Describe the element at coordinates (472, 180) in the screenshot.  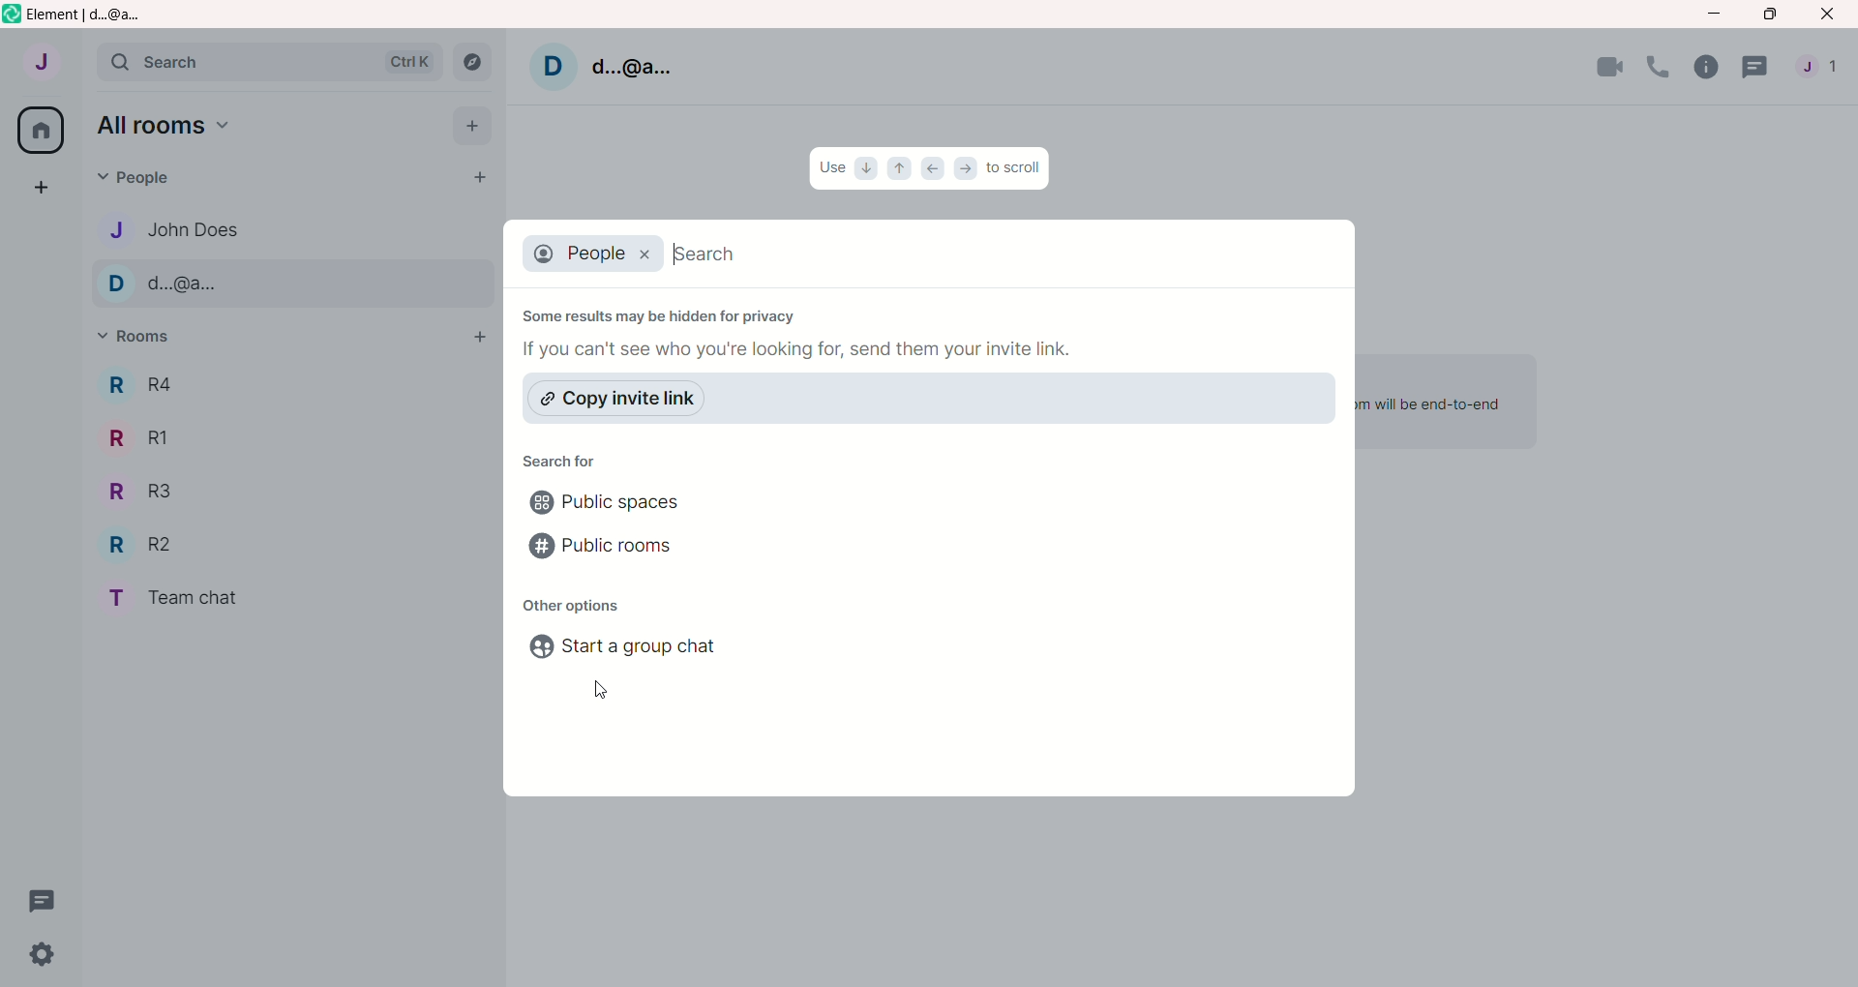
I see `start chat` at that location.